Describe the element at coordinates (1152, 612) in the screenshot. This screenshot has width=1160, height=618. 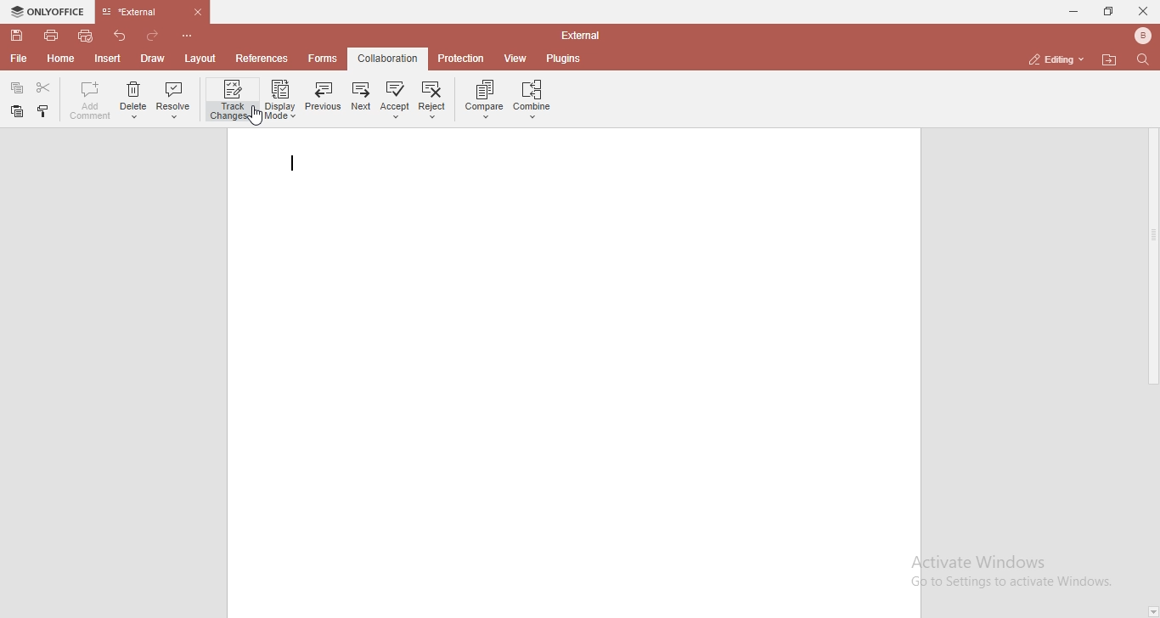
I see `page down` at that location.